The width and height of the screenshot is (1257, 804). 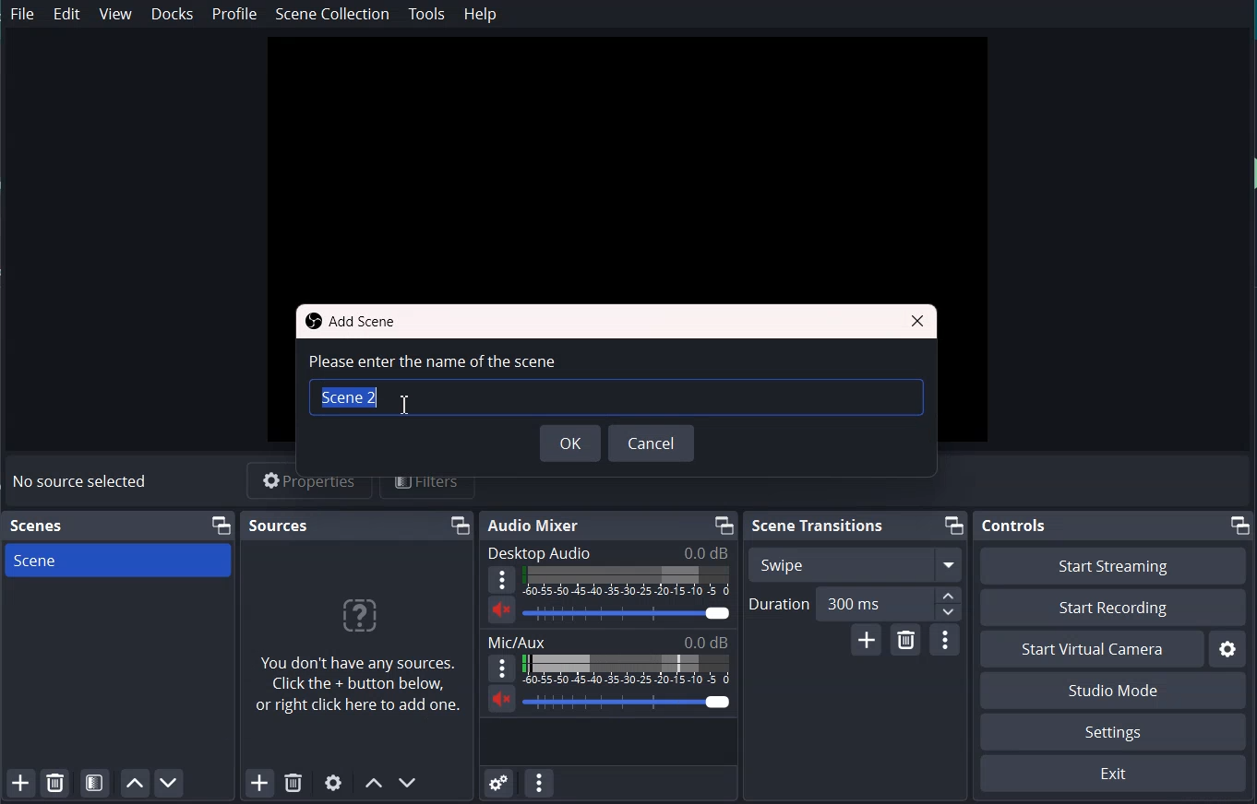 I want to click on Maximize, so click(x=1241, y=525).